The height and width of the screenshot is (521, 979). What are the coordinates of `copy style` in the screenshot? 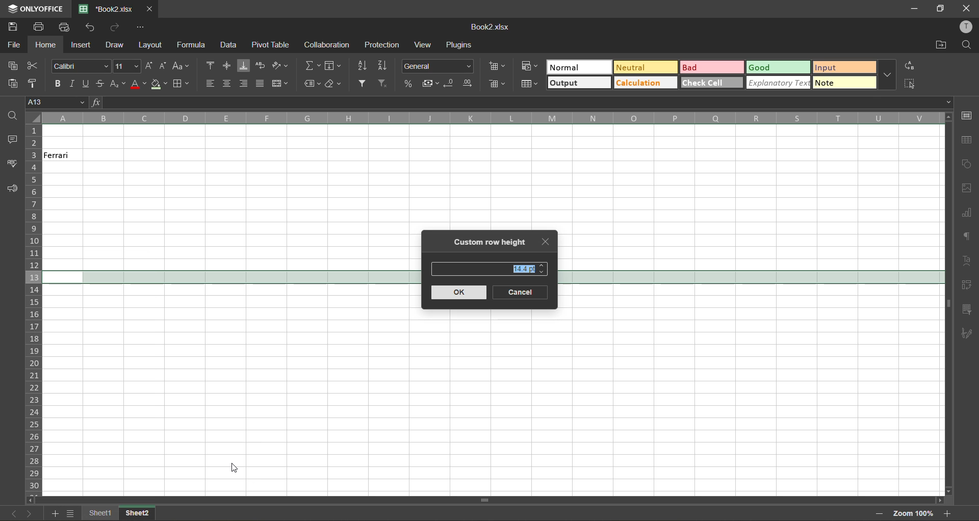 It's located at (36, 82).